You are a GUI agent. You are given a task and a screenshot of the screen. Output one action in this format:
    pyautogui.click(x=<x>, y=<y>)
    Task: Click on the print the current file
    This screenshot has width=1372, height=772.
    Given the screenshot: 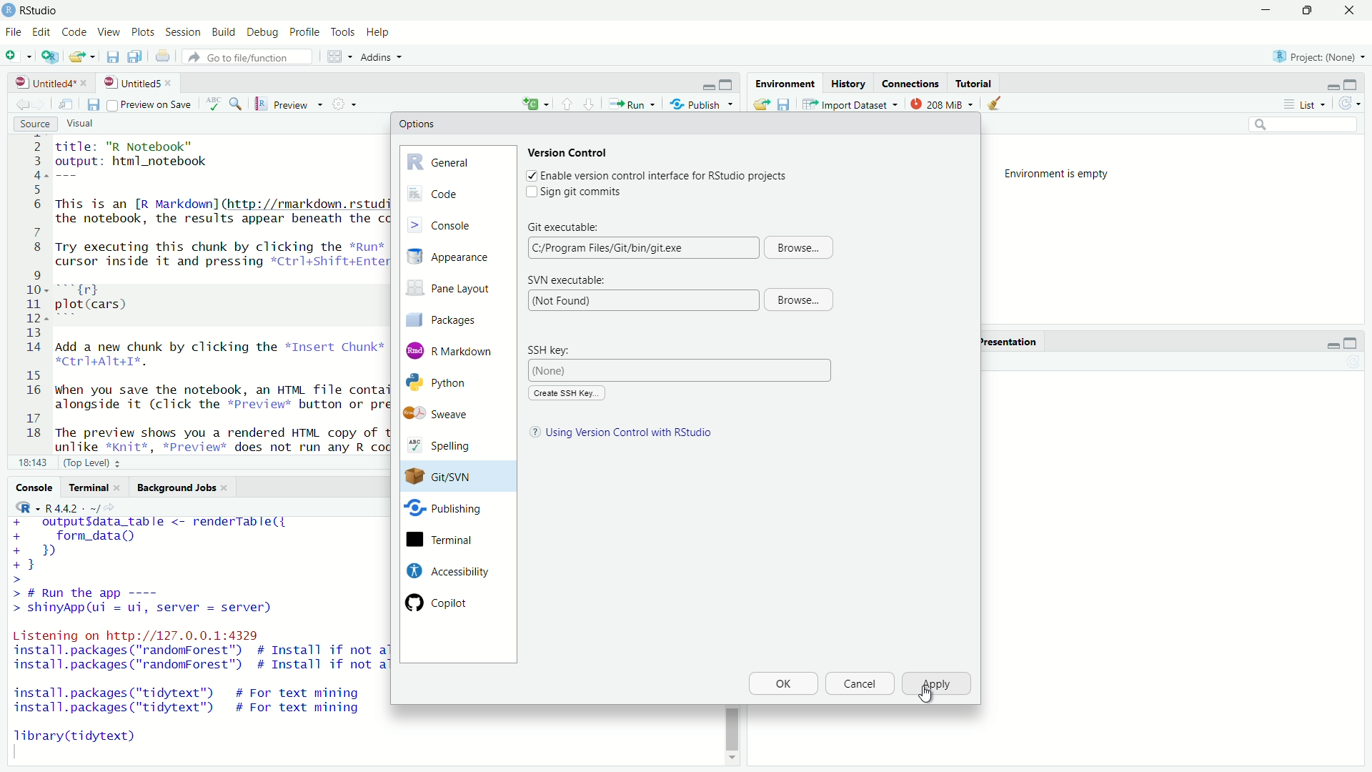 What is the action you would take?
    pyautogui.click(x=162, y=56)
    